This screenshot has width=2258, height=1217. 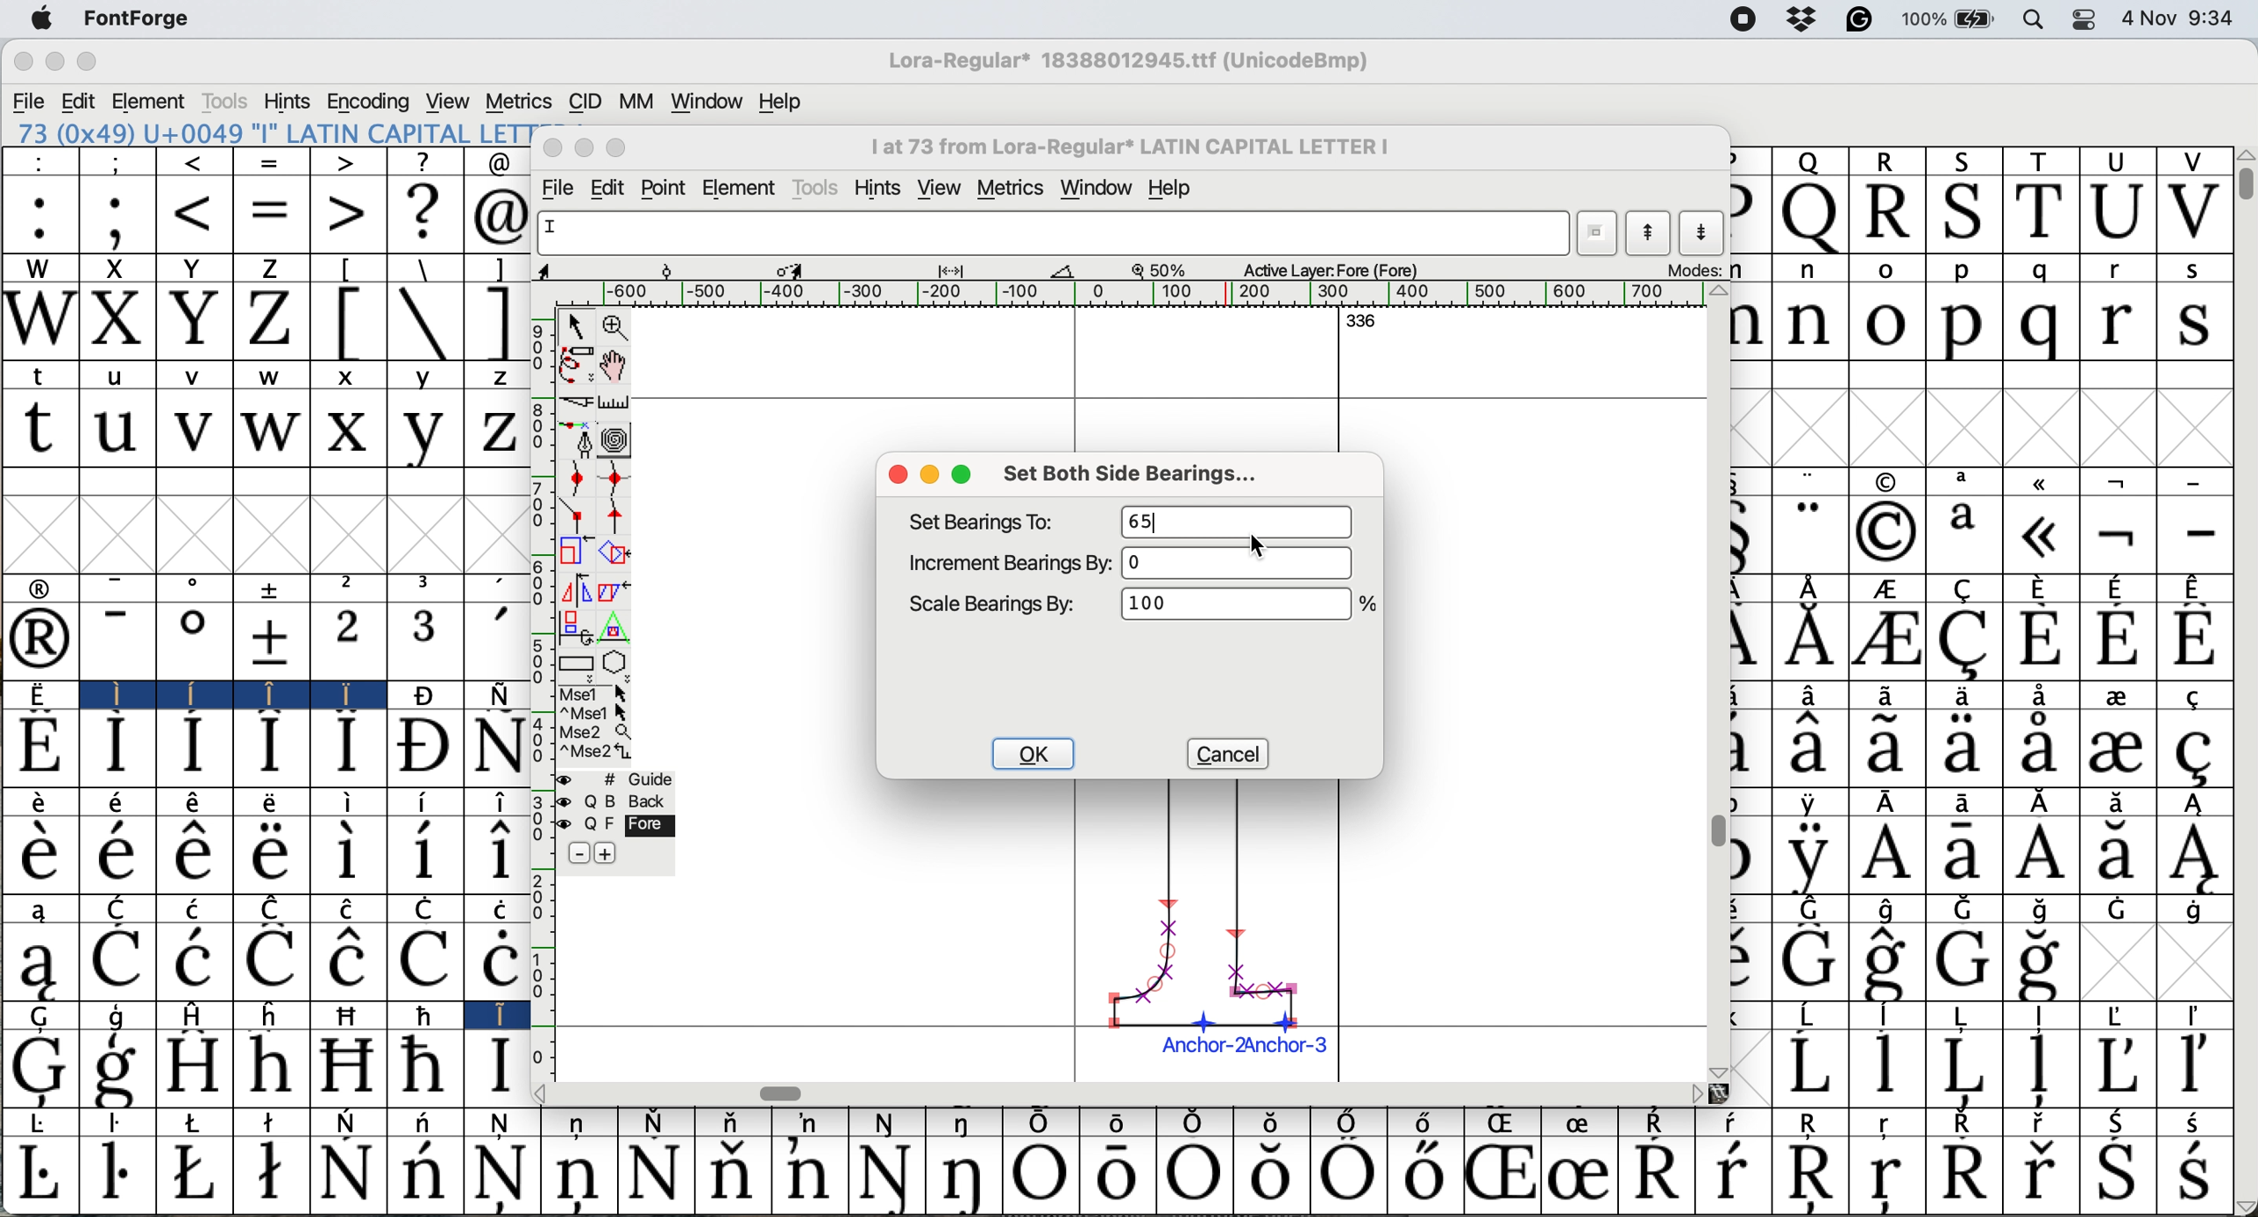 What do you see at coordinates (2045, 1016) in the screenshot?
I see `Symbol` at bounding box center [2045, 1016].